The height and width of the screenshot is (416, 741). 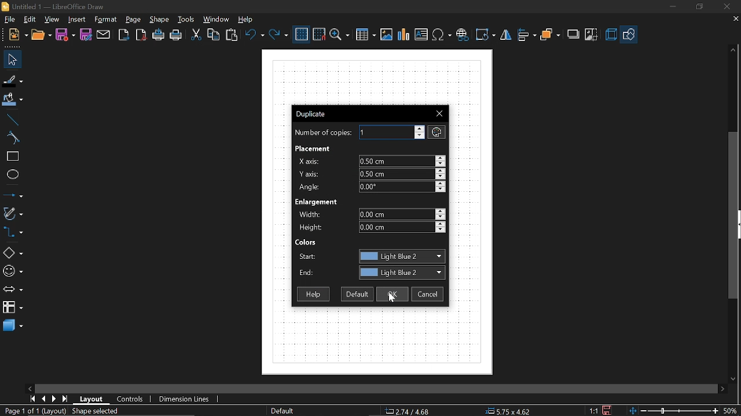 I want to click on Angles, so click(x=404, y=187).